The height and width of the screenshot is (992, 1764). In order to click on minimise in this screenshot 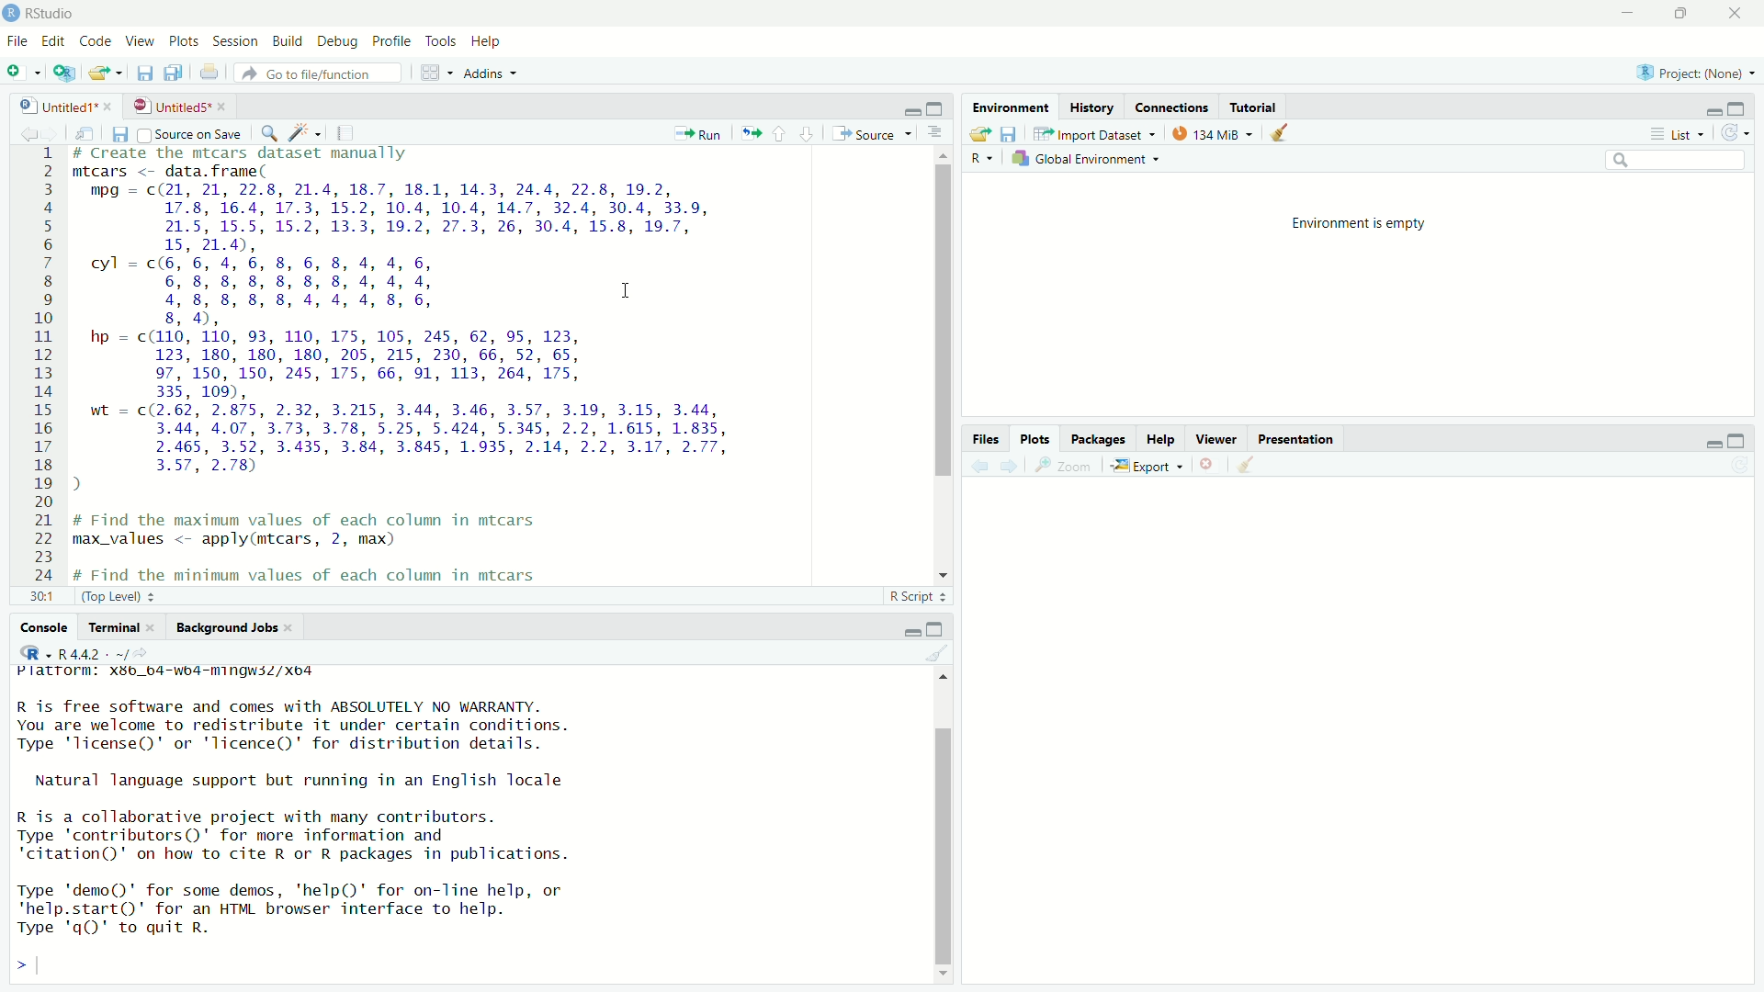, I will do `click(897, 107)`.